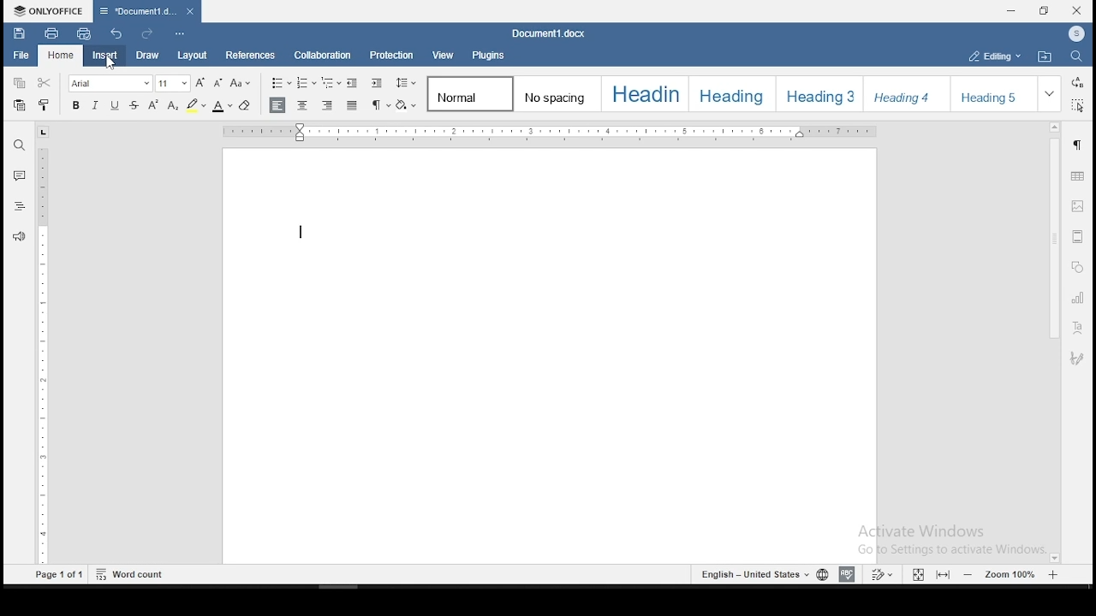 The height and width of the screenshot is (616, 1096). Describe the element at coordinates (393, 55) in the screenshot. I see `protection` at that location.